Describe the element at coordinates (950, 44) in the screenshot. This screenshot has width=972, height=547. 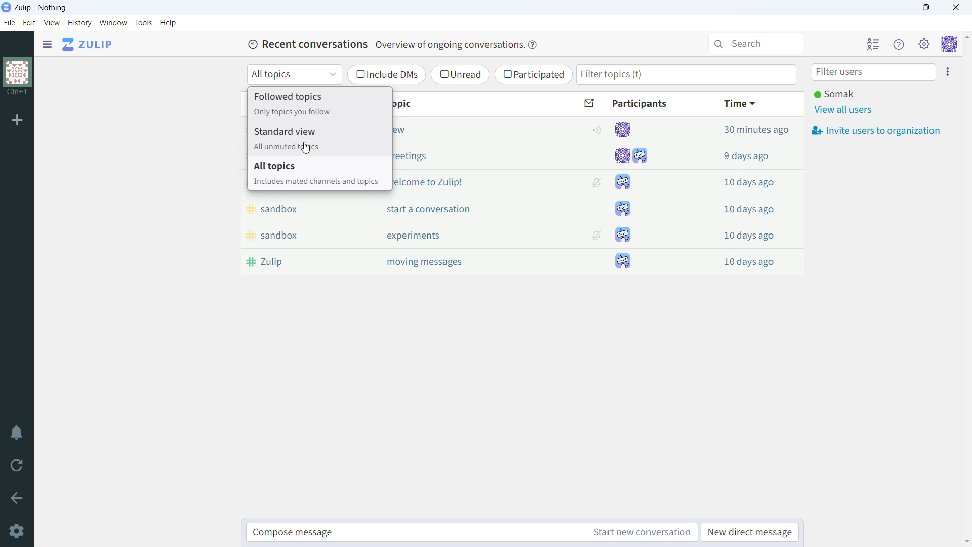
I see `personal menu` at that location.